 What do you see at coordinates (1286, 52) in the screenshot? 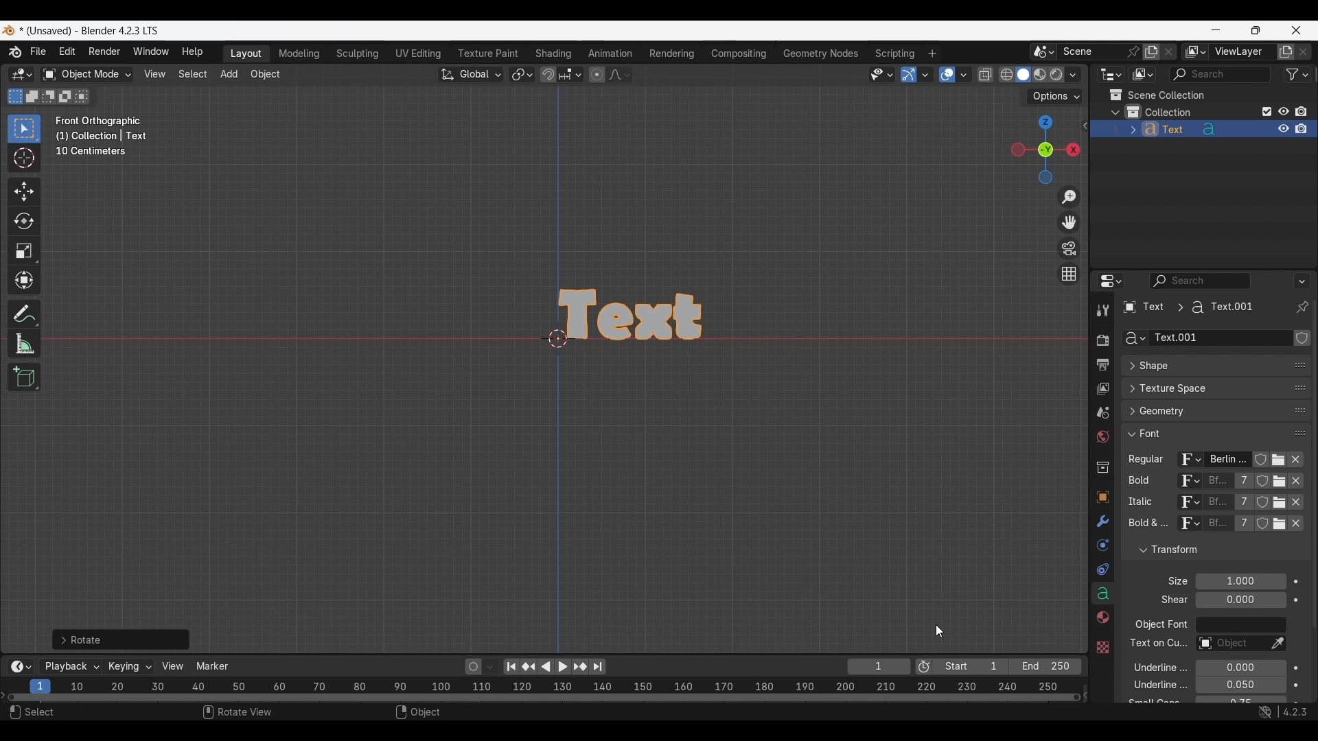
I see `Add view layer` at bounding box center [1286, 52].